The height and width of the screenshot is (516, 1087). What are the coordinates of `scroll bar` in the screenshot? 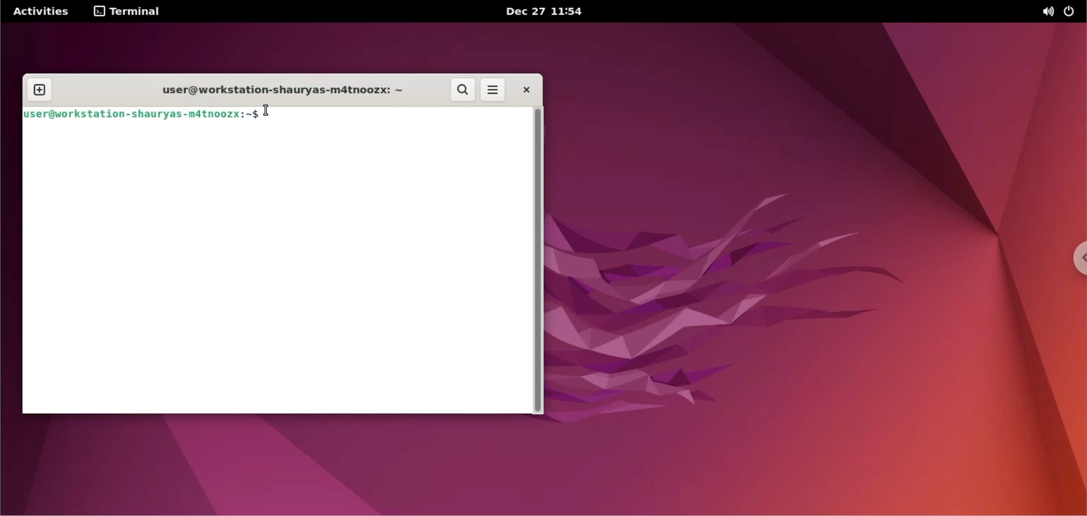 It's located at (538, 261).